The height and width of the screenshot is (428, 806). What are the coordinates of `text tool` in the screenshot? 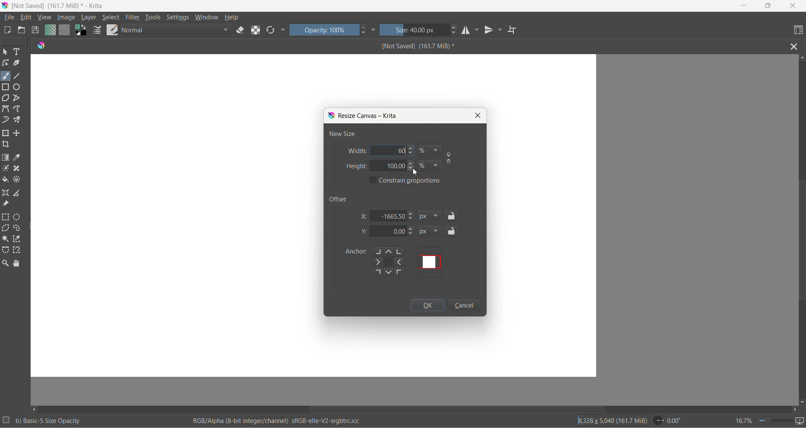 It's located at (18, 52).